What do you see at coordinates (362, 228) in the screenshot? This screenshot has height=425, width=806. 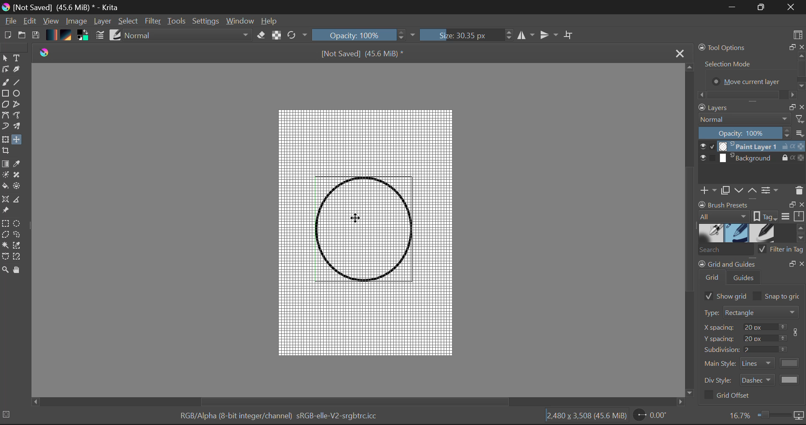 I see `Shape Aligned with Grid` at bounding box center [362, 228].